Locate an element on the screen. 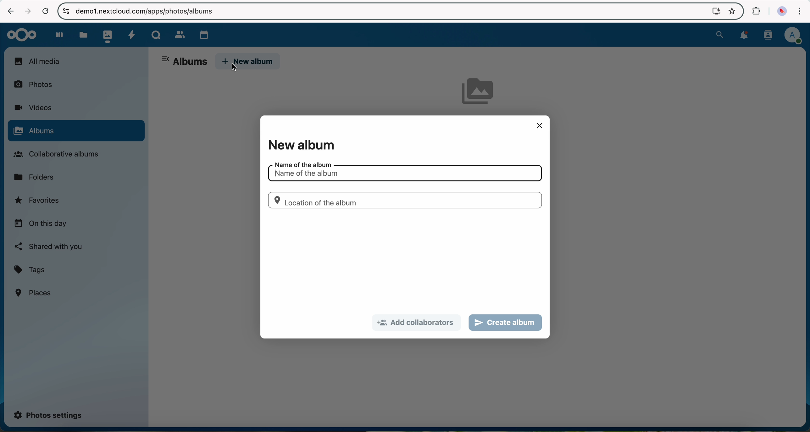  new album is located at coordinates (301, 145).